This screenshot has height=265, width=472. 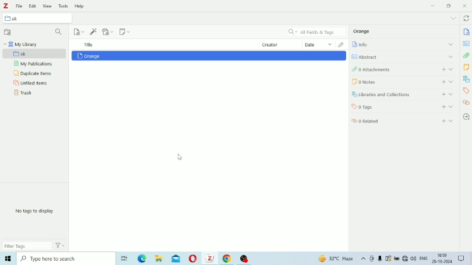 I want to click on New Note, so click(x=125, y=32).